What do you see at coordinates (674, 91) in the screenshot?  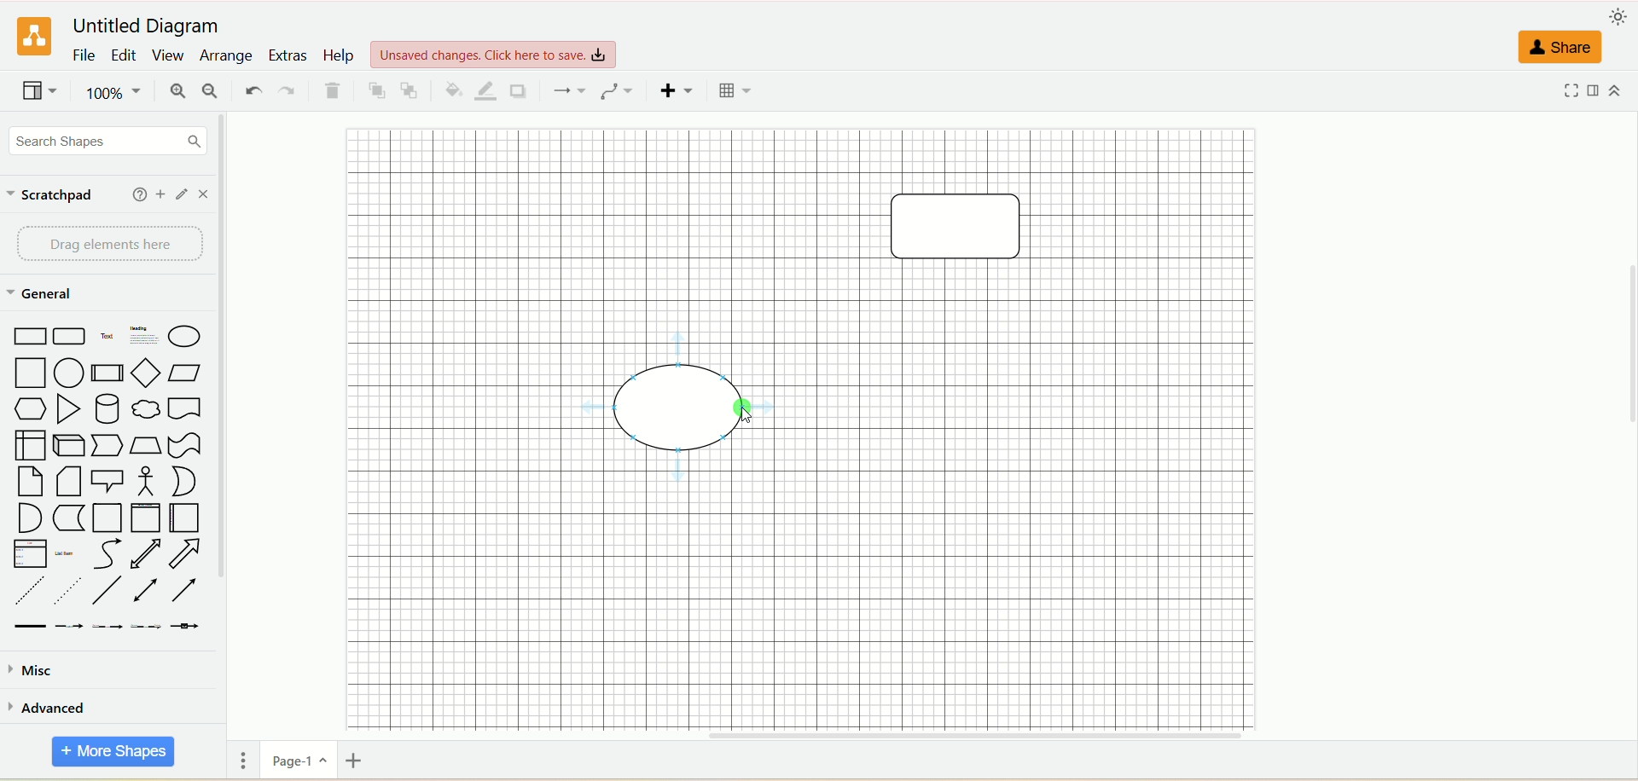 I see `insert` at bounding box center [674, 91].